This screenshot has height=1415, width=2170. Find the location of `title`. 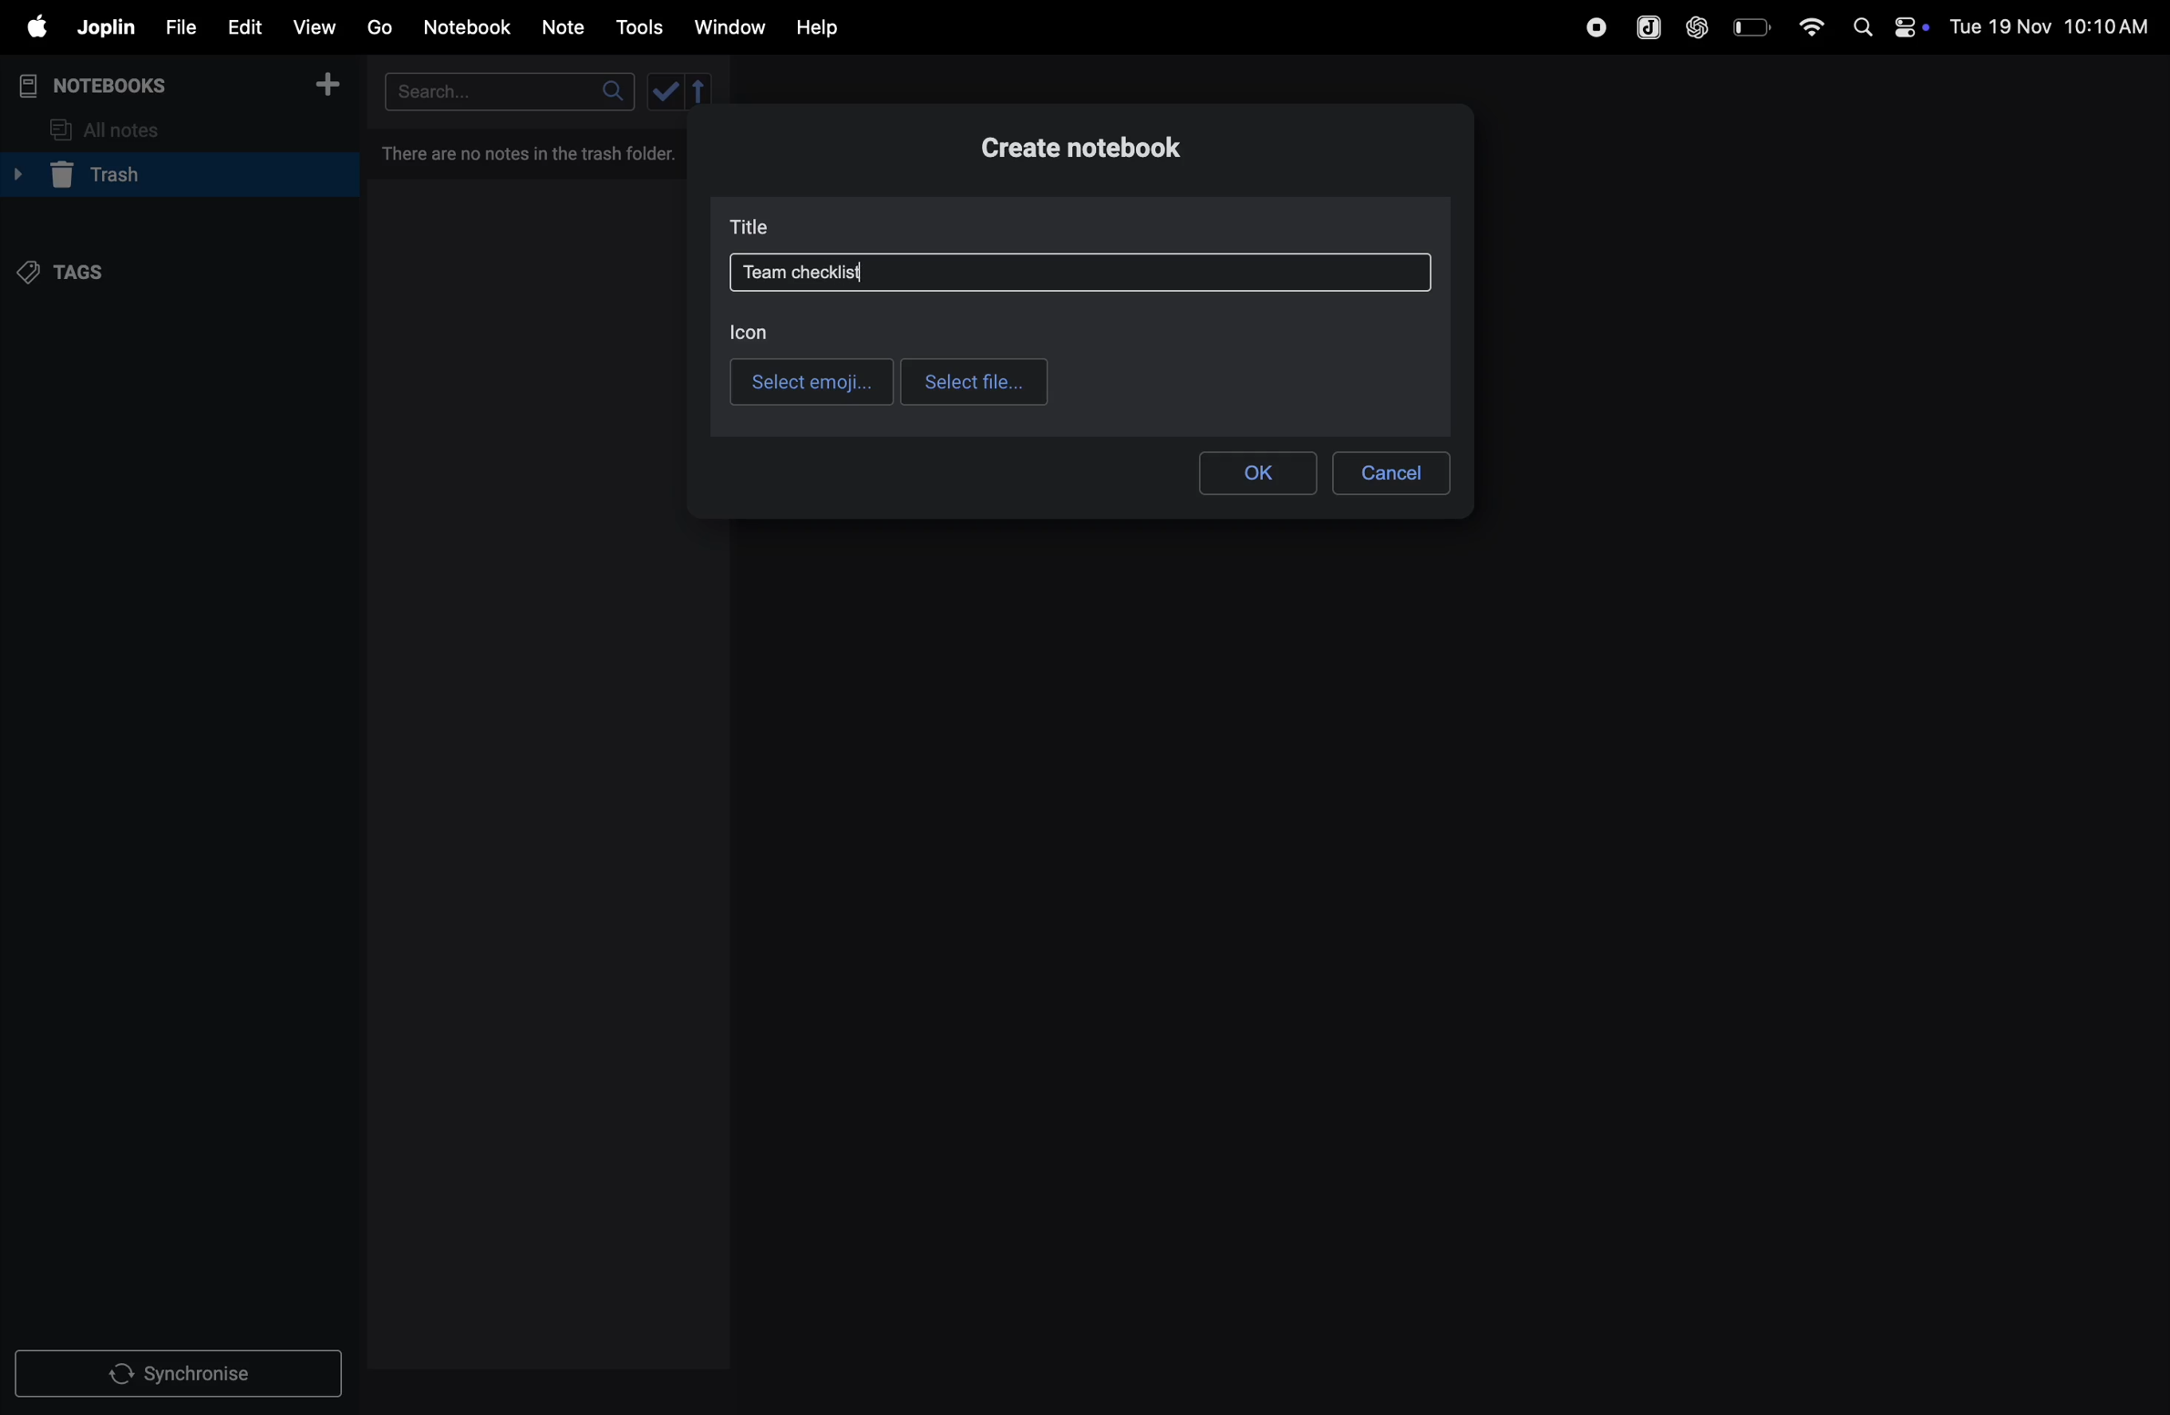

title is located at coordinates (753, 225).